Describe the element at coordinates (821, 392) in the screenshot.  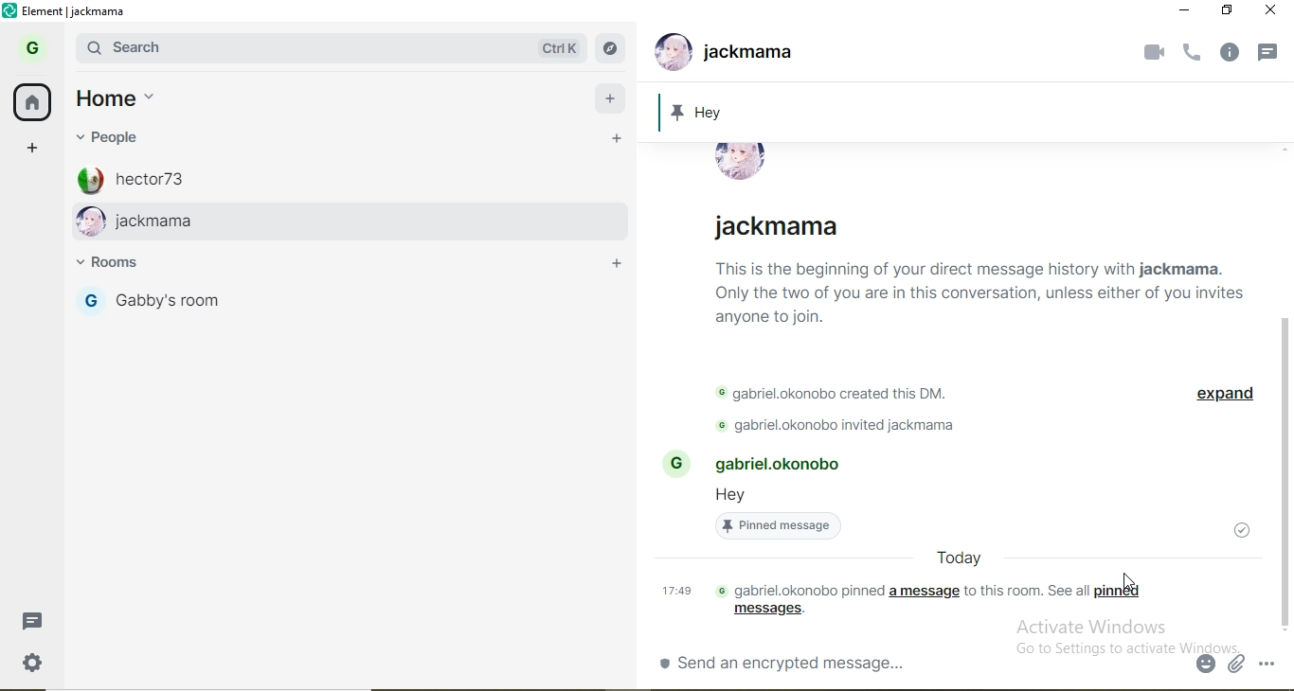
I see `` at that location.